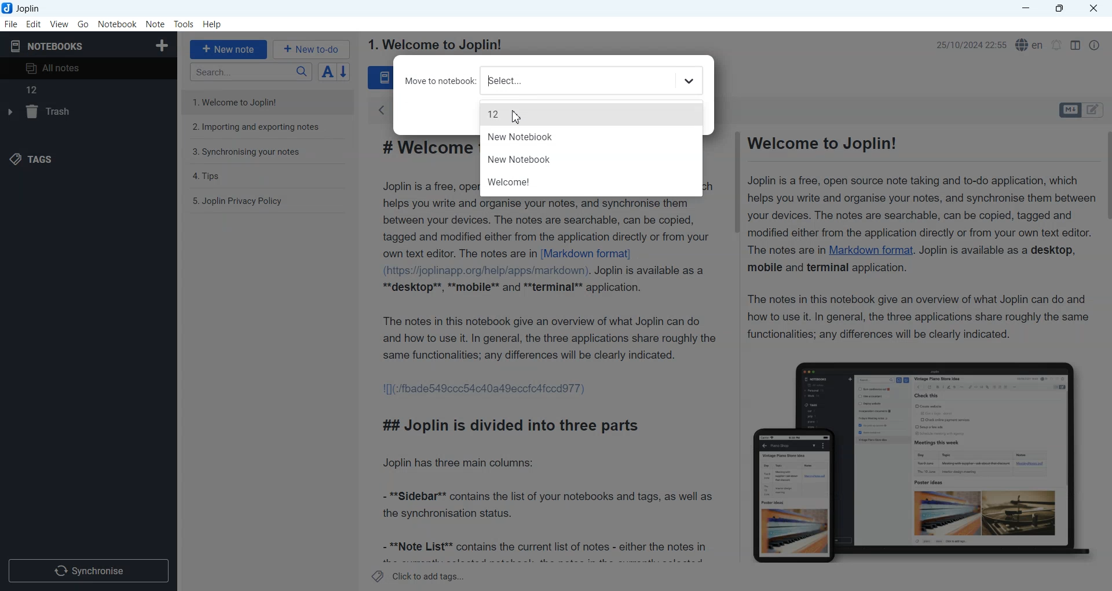 The image size is (1112, 591). Describe the element at coordinates (184, 24) in the screenshot. I see `Tools` at that location.